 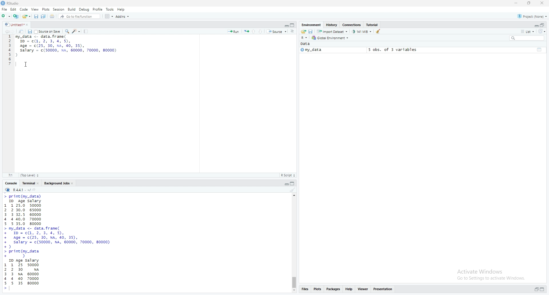 I want to click on untitled1, so click(x=16, y=24).